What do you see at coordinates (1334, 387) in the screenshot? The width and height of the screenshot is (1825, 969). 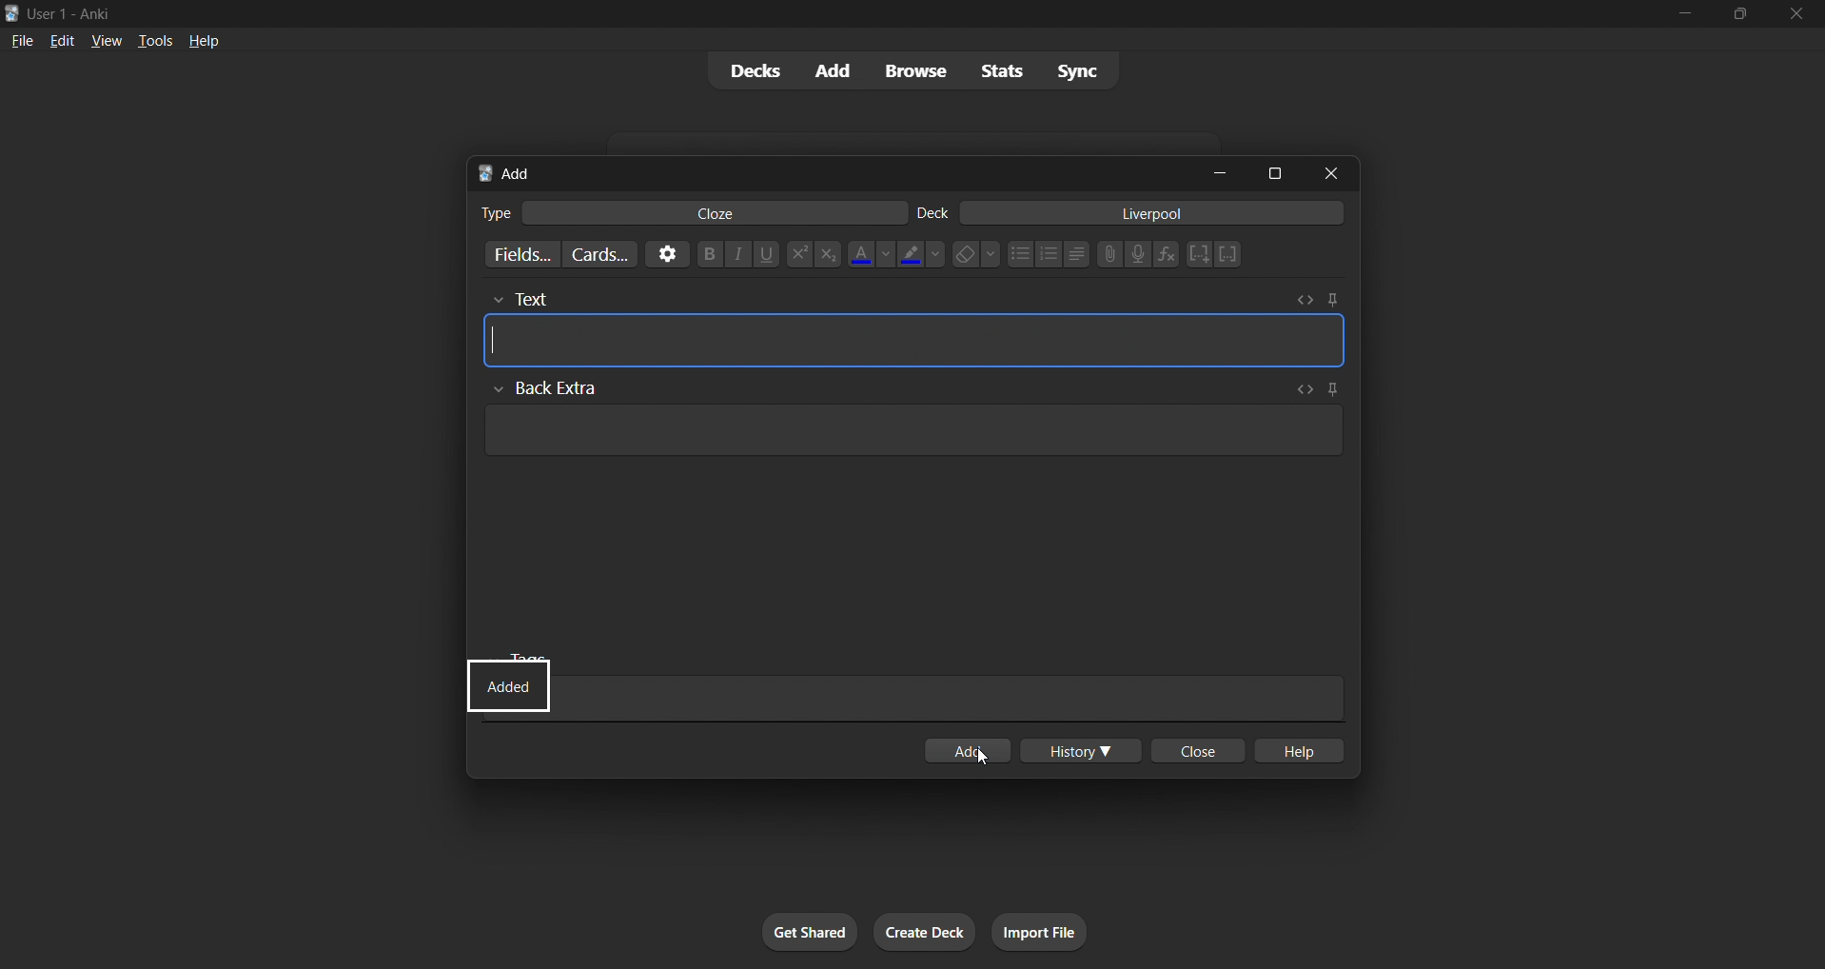 I see `toggle sticky` at bounding box center [1334, 387].